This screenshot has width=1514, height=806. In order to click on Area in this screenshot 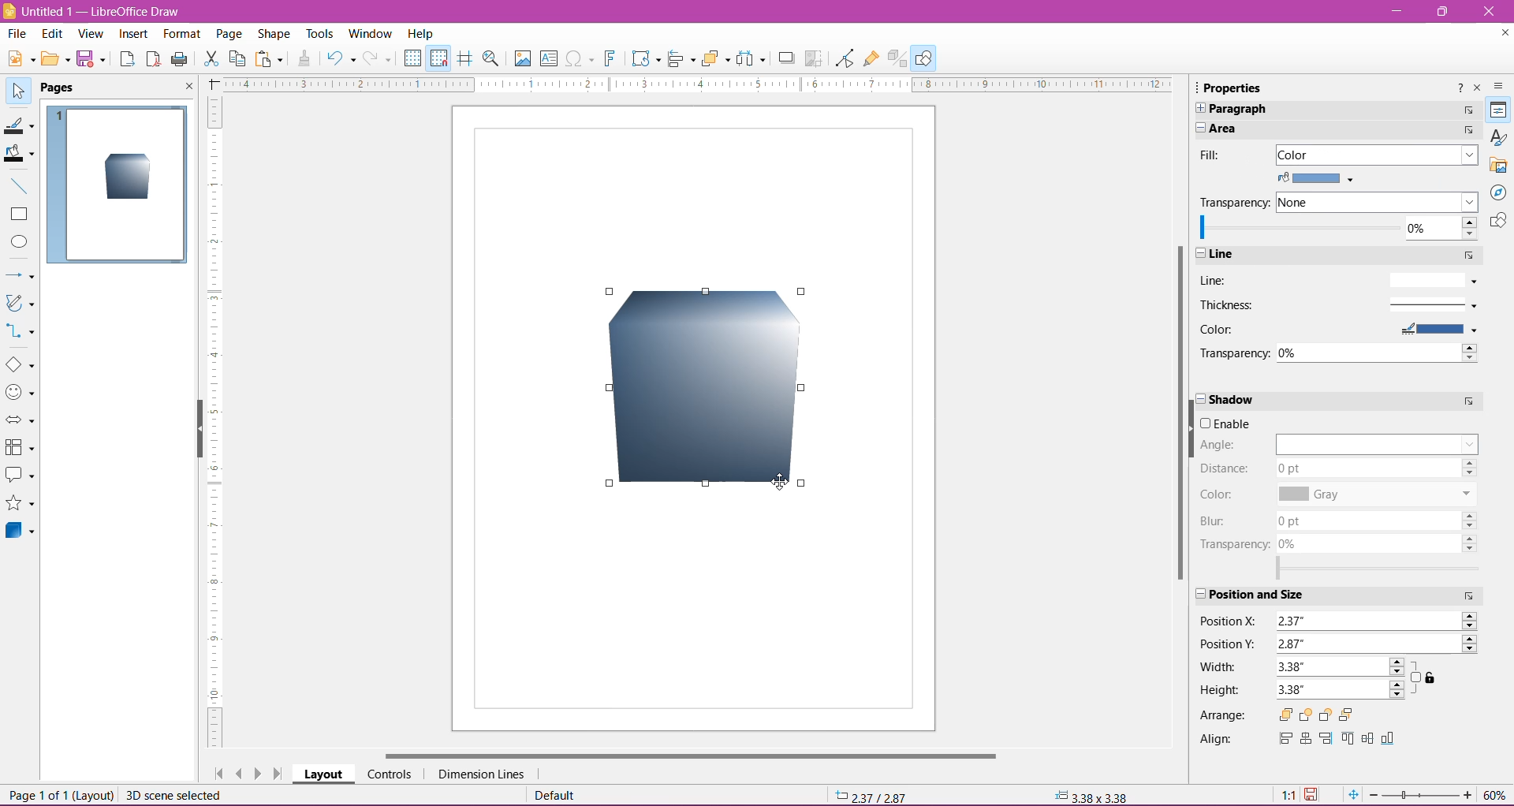, I will do `click(1312, 129)`.